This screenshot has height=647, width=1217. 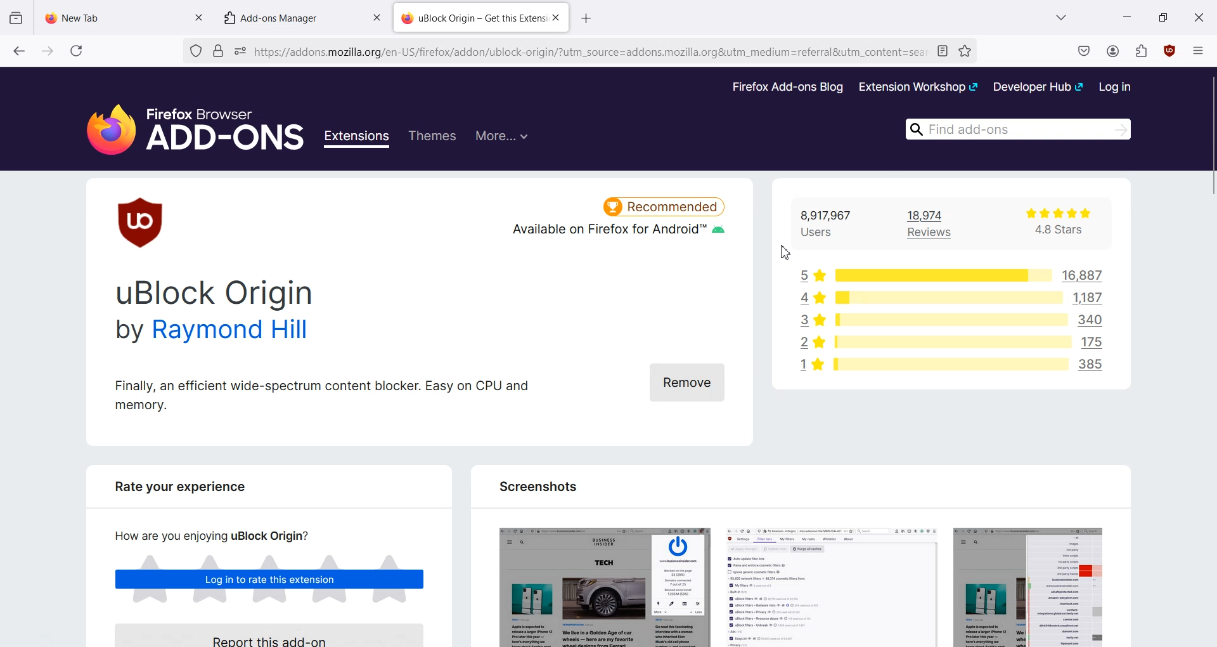 What do you see at coordinates (1050, 224) in the screenshot?
I see `4.8 Stars rating` at bounding box center [1050, 224].